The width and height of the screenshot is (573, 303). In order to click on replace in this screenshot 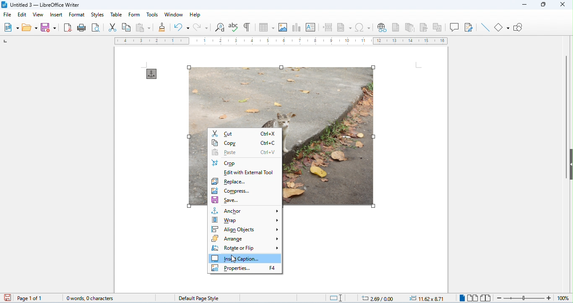, I will do `click(229, 182)`.